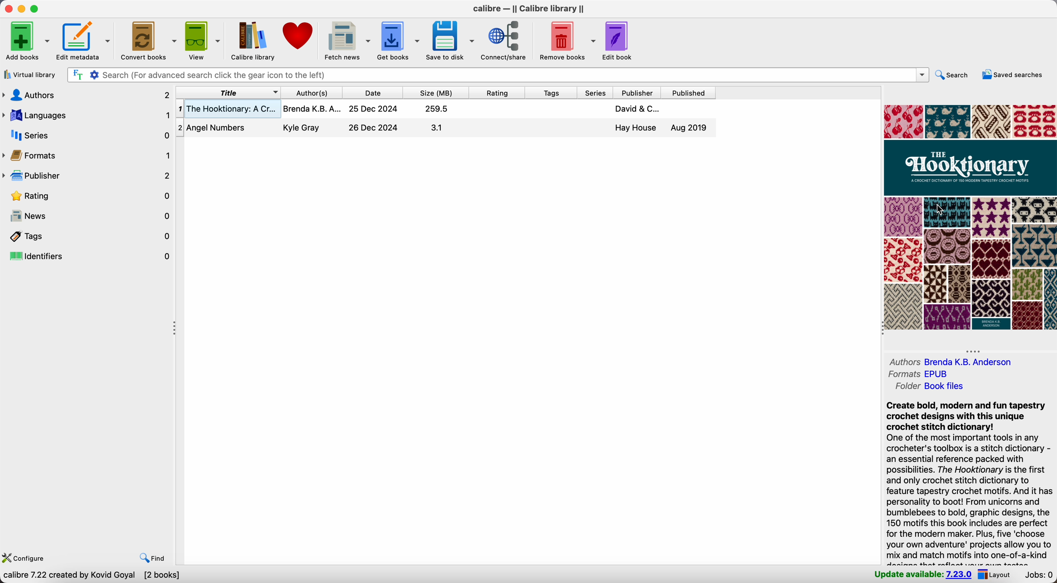 Image resolution: width=1057 pixels, height=583 pixels. What do you see at coordinates (373, 93) in the screenshot?
I see `date` at bounding box center [373, 93].